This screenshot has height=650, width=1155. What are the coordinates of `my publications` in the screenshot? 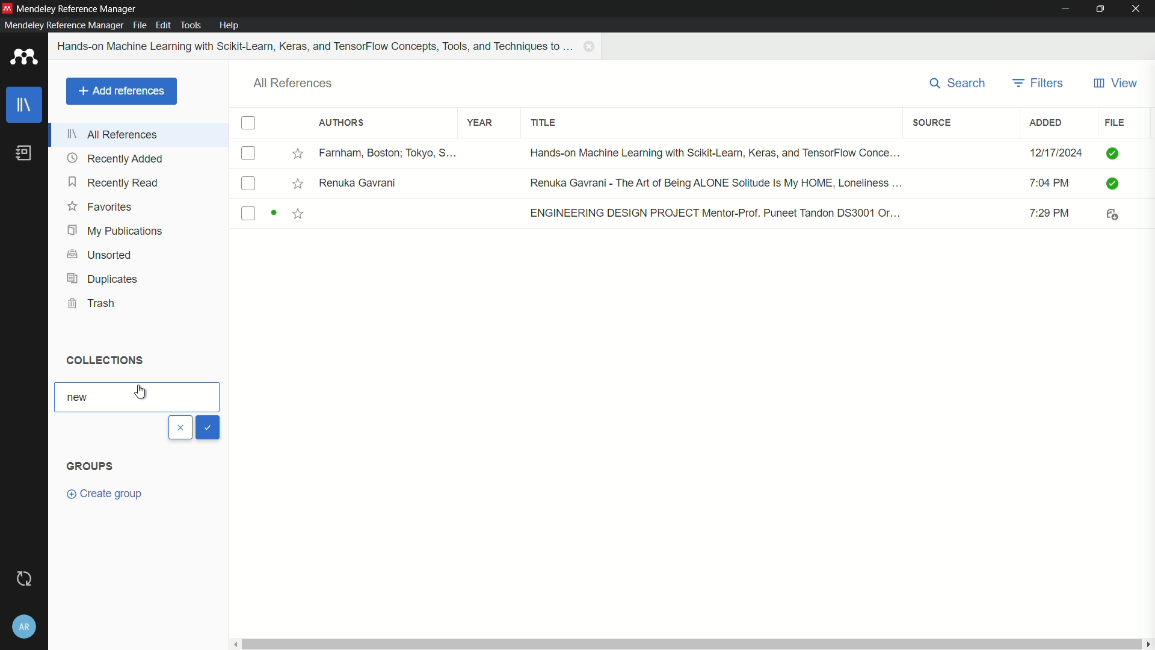 It's located at (113, 231).